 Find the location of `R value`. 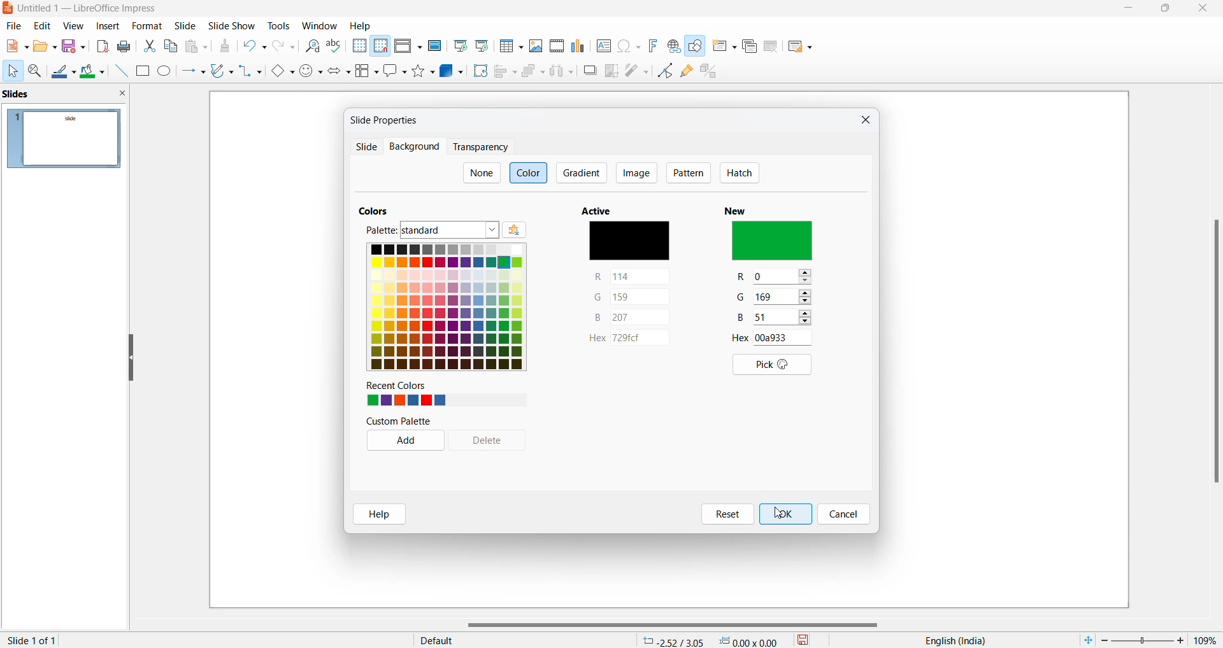

R value is located at coordinates (774, 275).